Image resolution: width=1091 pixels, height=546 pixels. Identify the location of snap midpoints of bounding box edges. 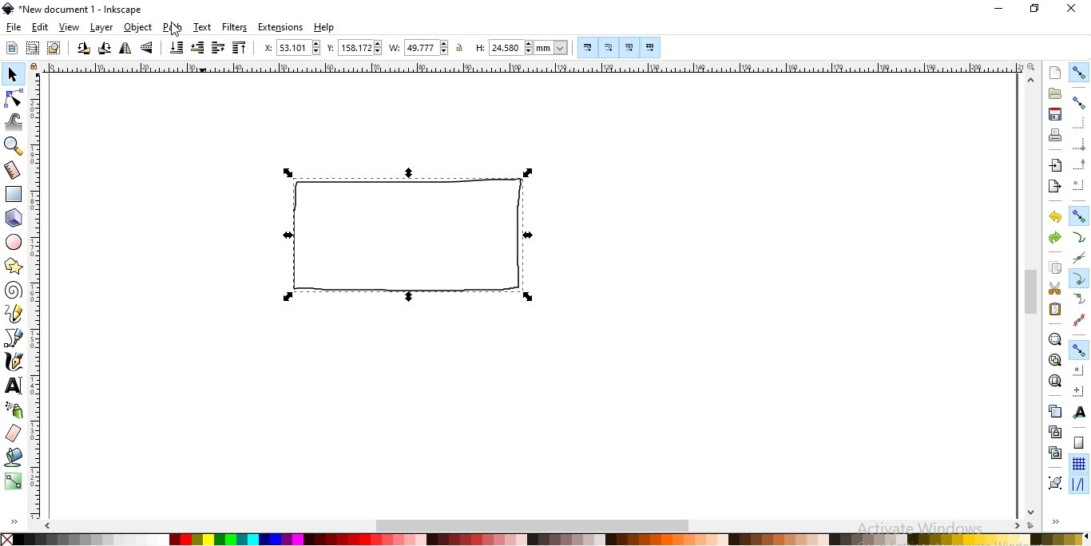
(1080, 163).